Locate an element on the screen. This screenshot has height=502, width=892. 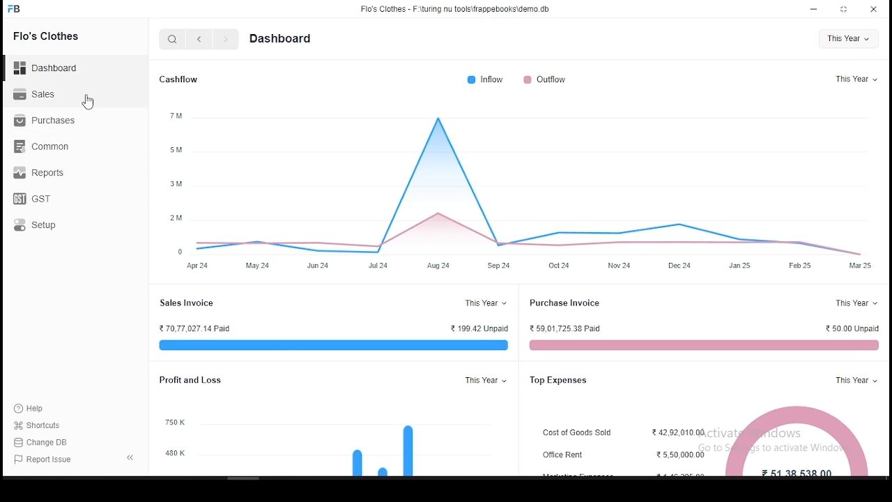
close is located at coordinates (874, 8).